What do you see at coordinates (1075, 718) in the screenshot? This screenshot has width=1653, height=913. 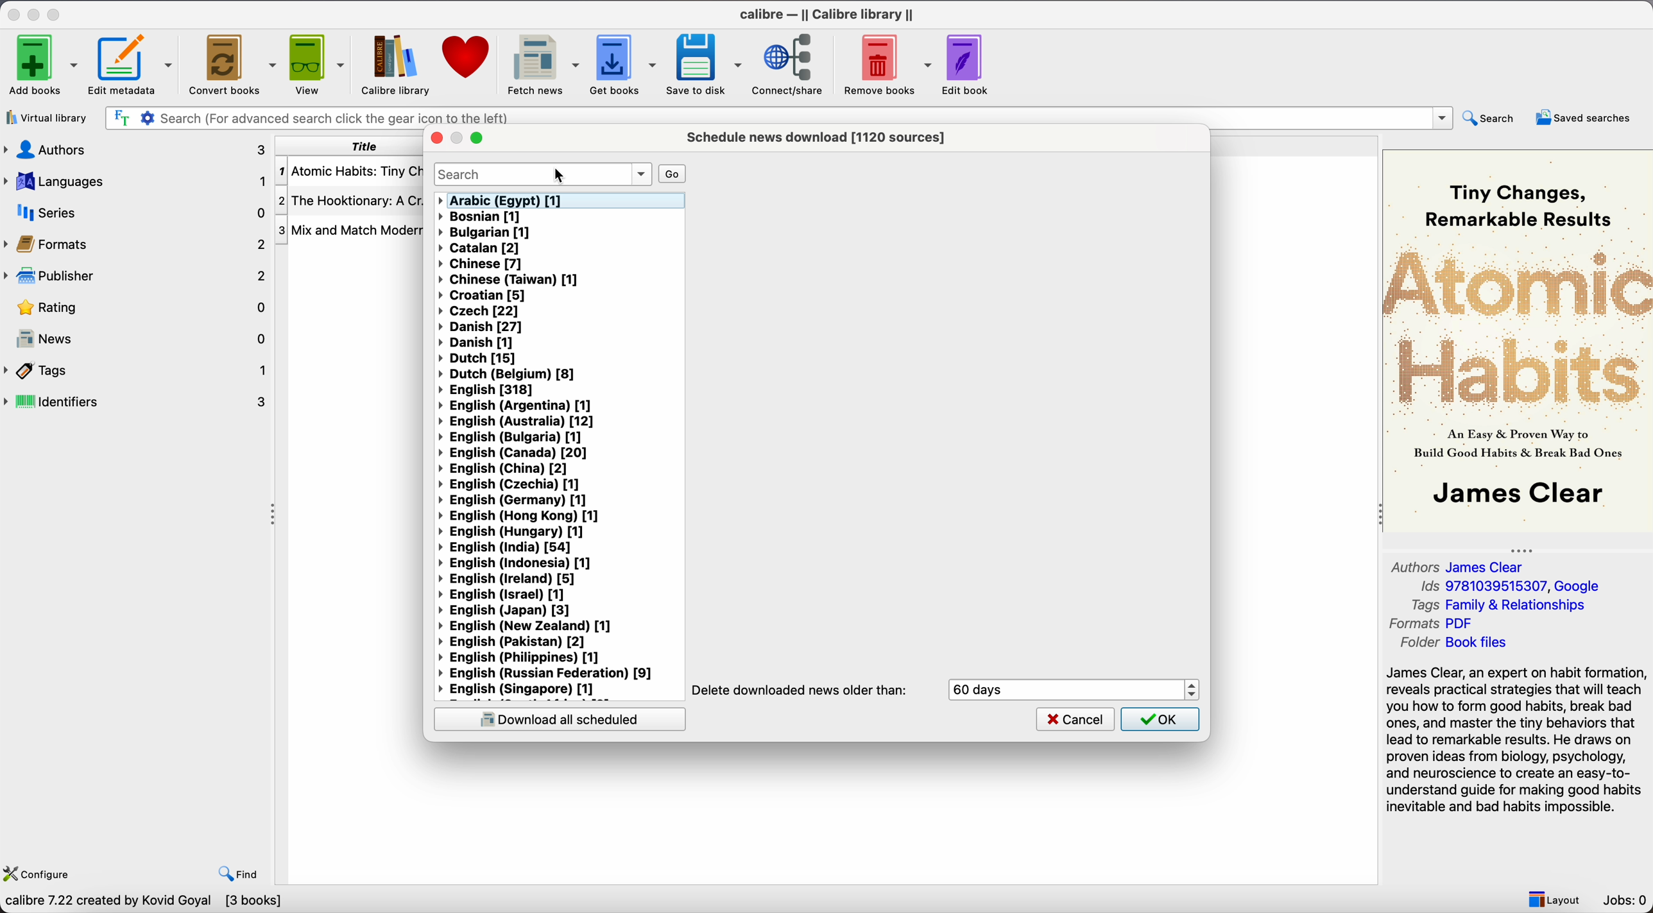 I see `cancel` at bounding box center [1075, 718].